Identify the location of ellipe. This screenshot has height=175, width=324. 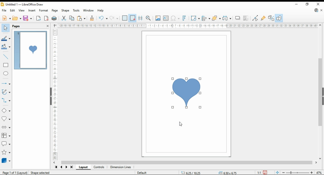
(6, 74).